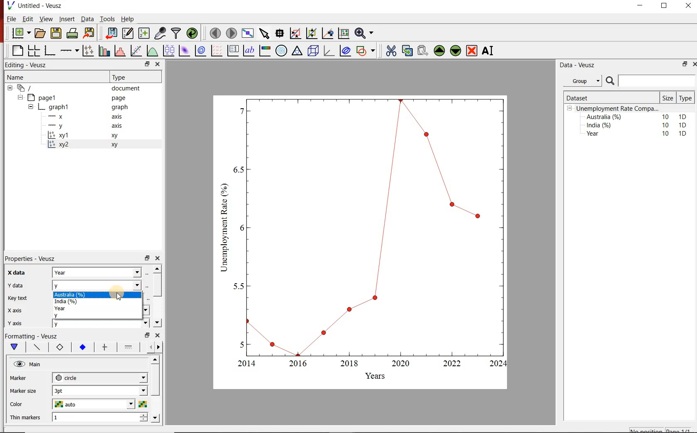 This screenshot has width=697, height=433. I want to click on caputure remote data, so click(161, 33).